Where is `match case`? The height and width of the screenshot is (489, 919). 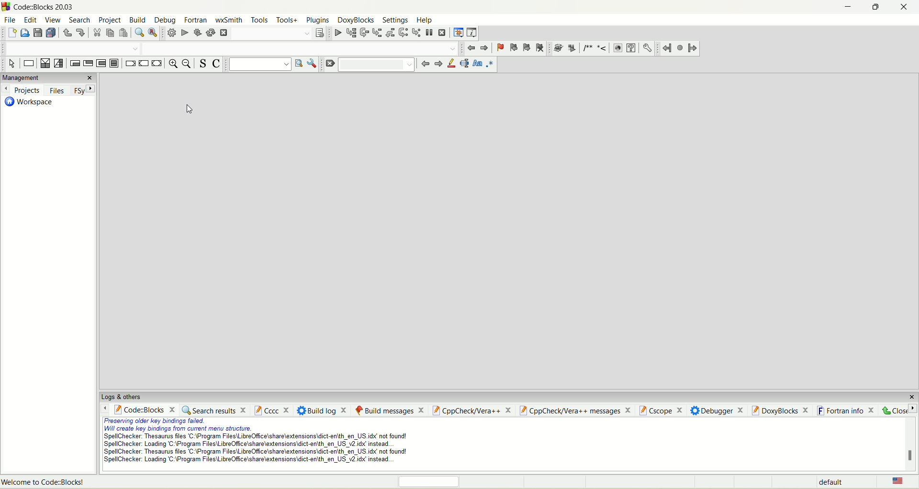
match case is located at coordinates (478, 64).